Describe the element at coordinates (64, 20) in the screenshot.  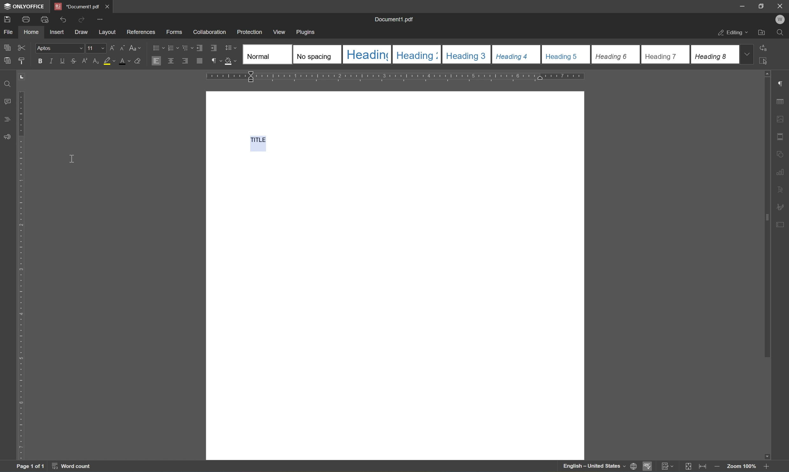
I see `undo` at that location.